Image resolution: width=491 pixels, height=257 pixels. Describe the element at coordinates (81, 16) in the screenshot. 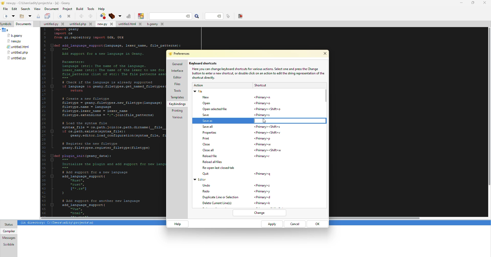

I see `back` at that location.